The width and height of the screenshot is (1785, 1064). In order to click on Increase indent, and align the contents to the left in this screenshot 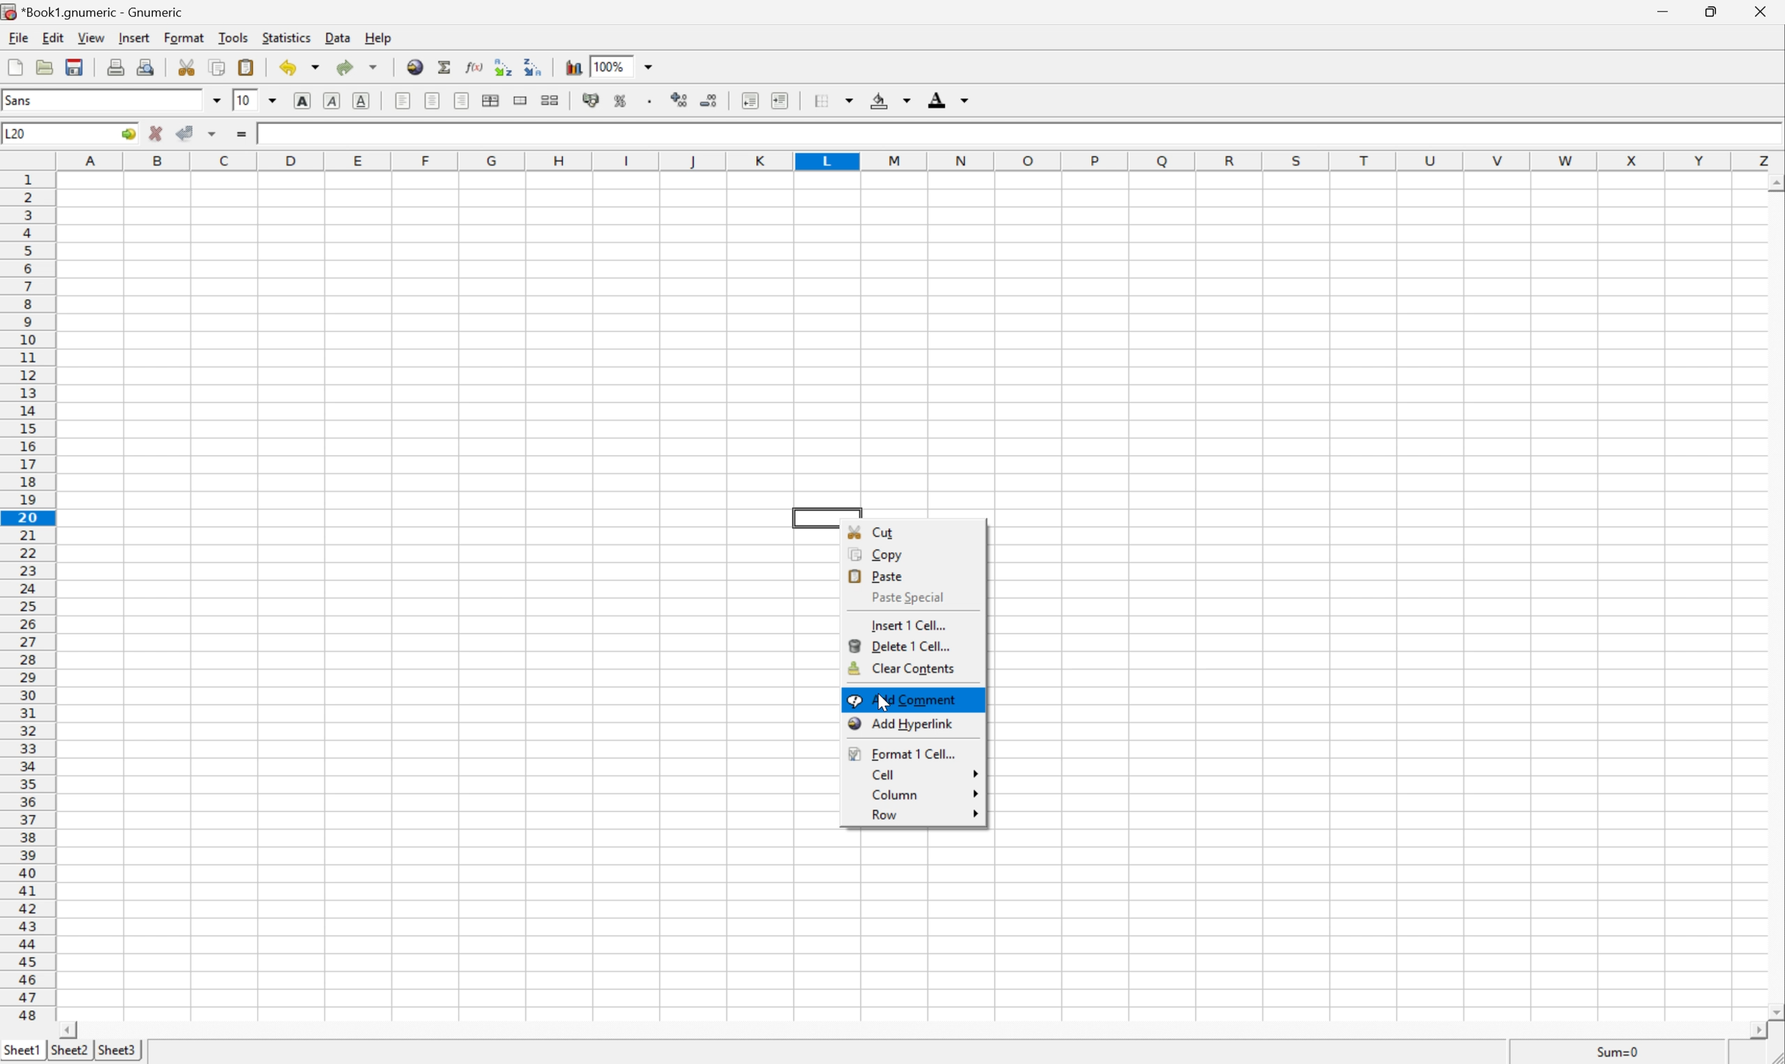, I will do `click(780, 100)`.